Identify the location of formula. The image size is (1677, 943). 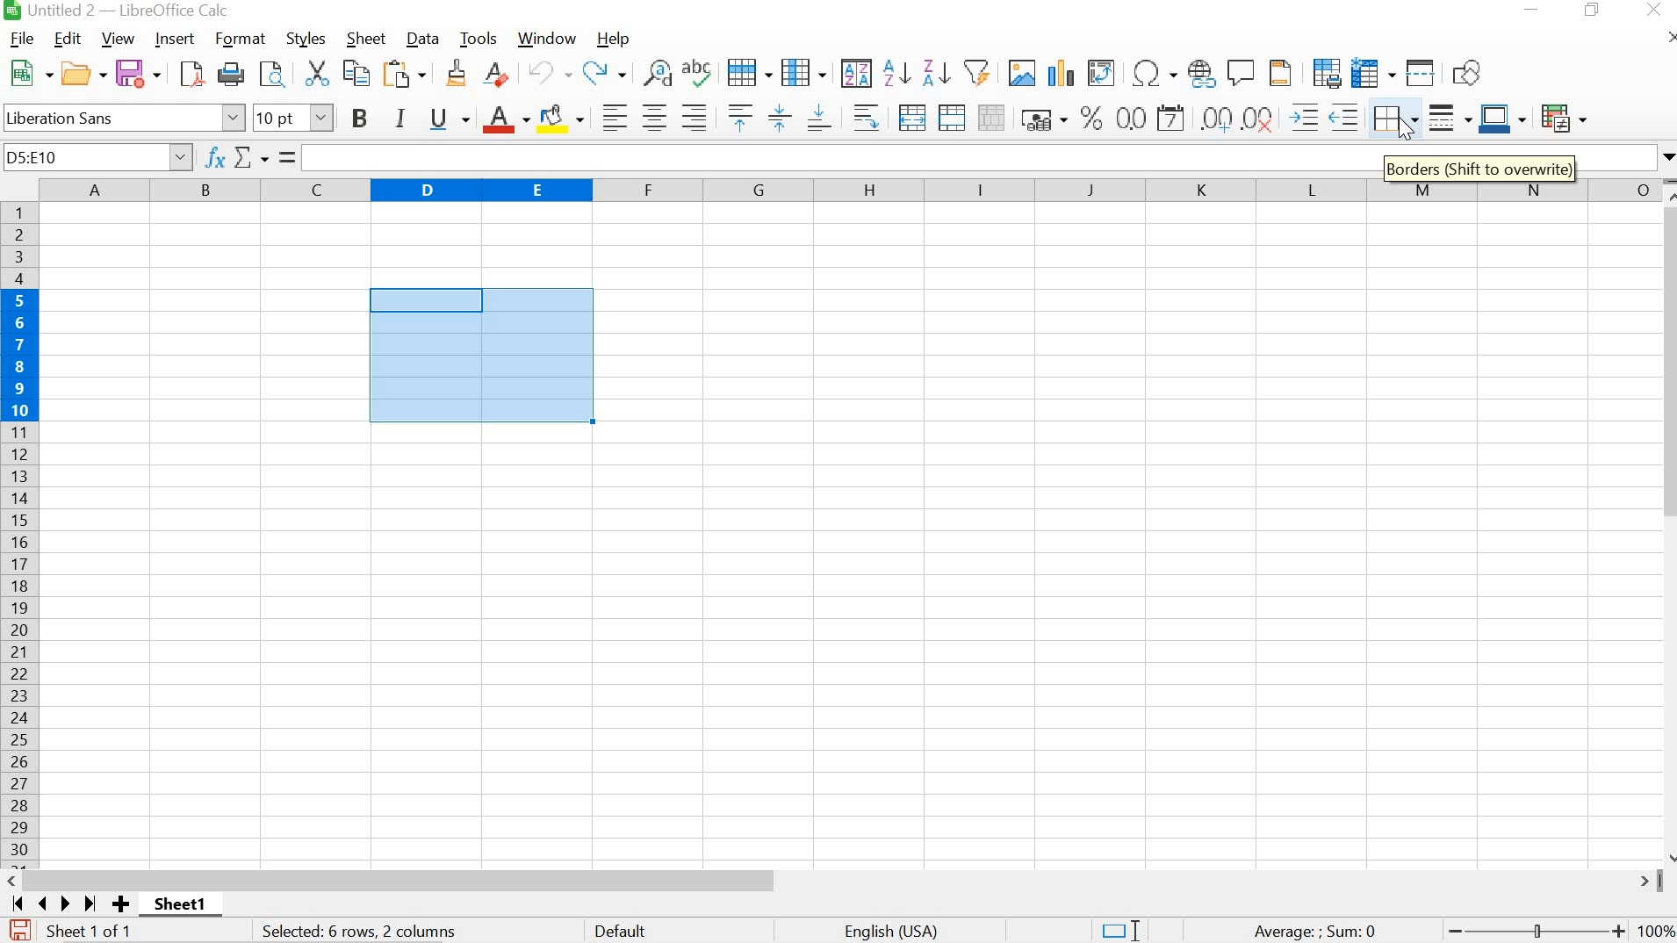
(1315, 932).